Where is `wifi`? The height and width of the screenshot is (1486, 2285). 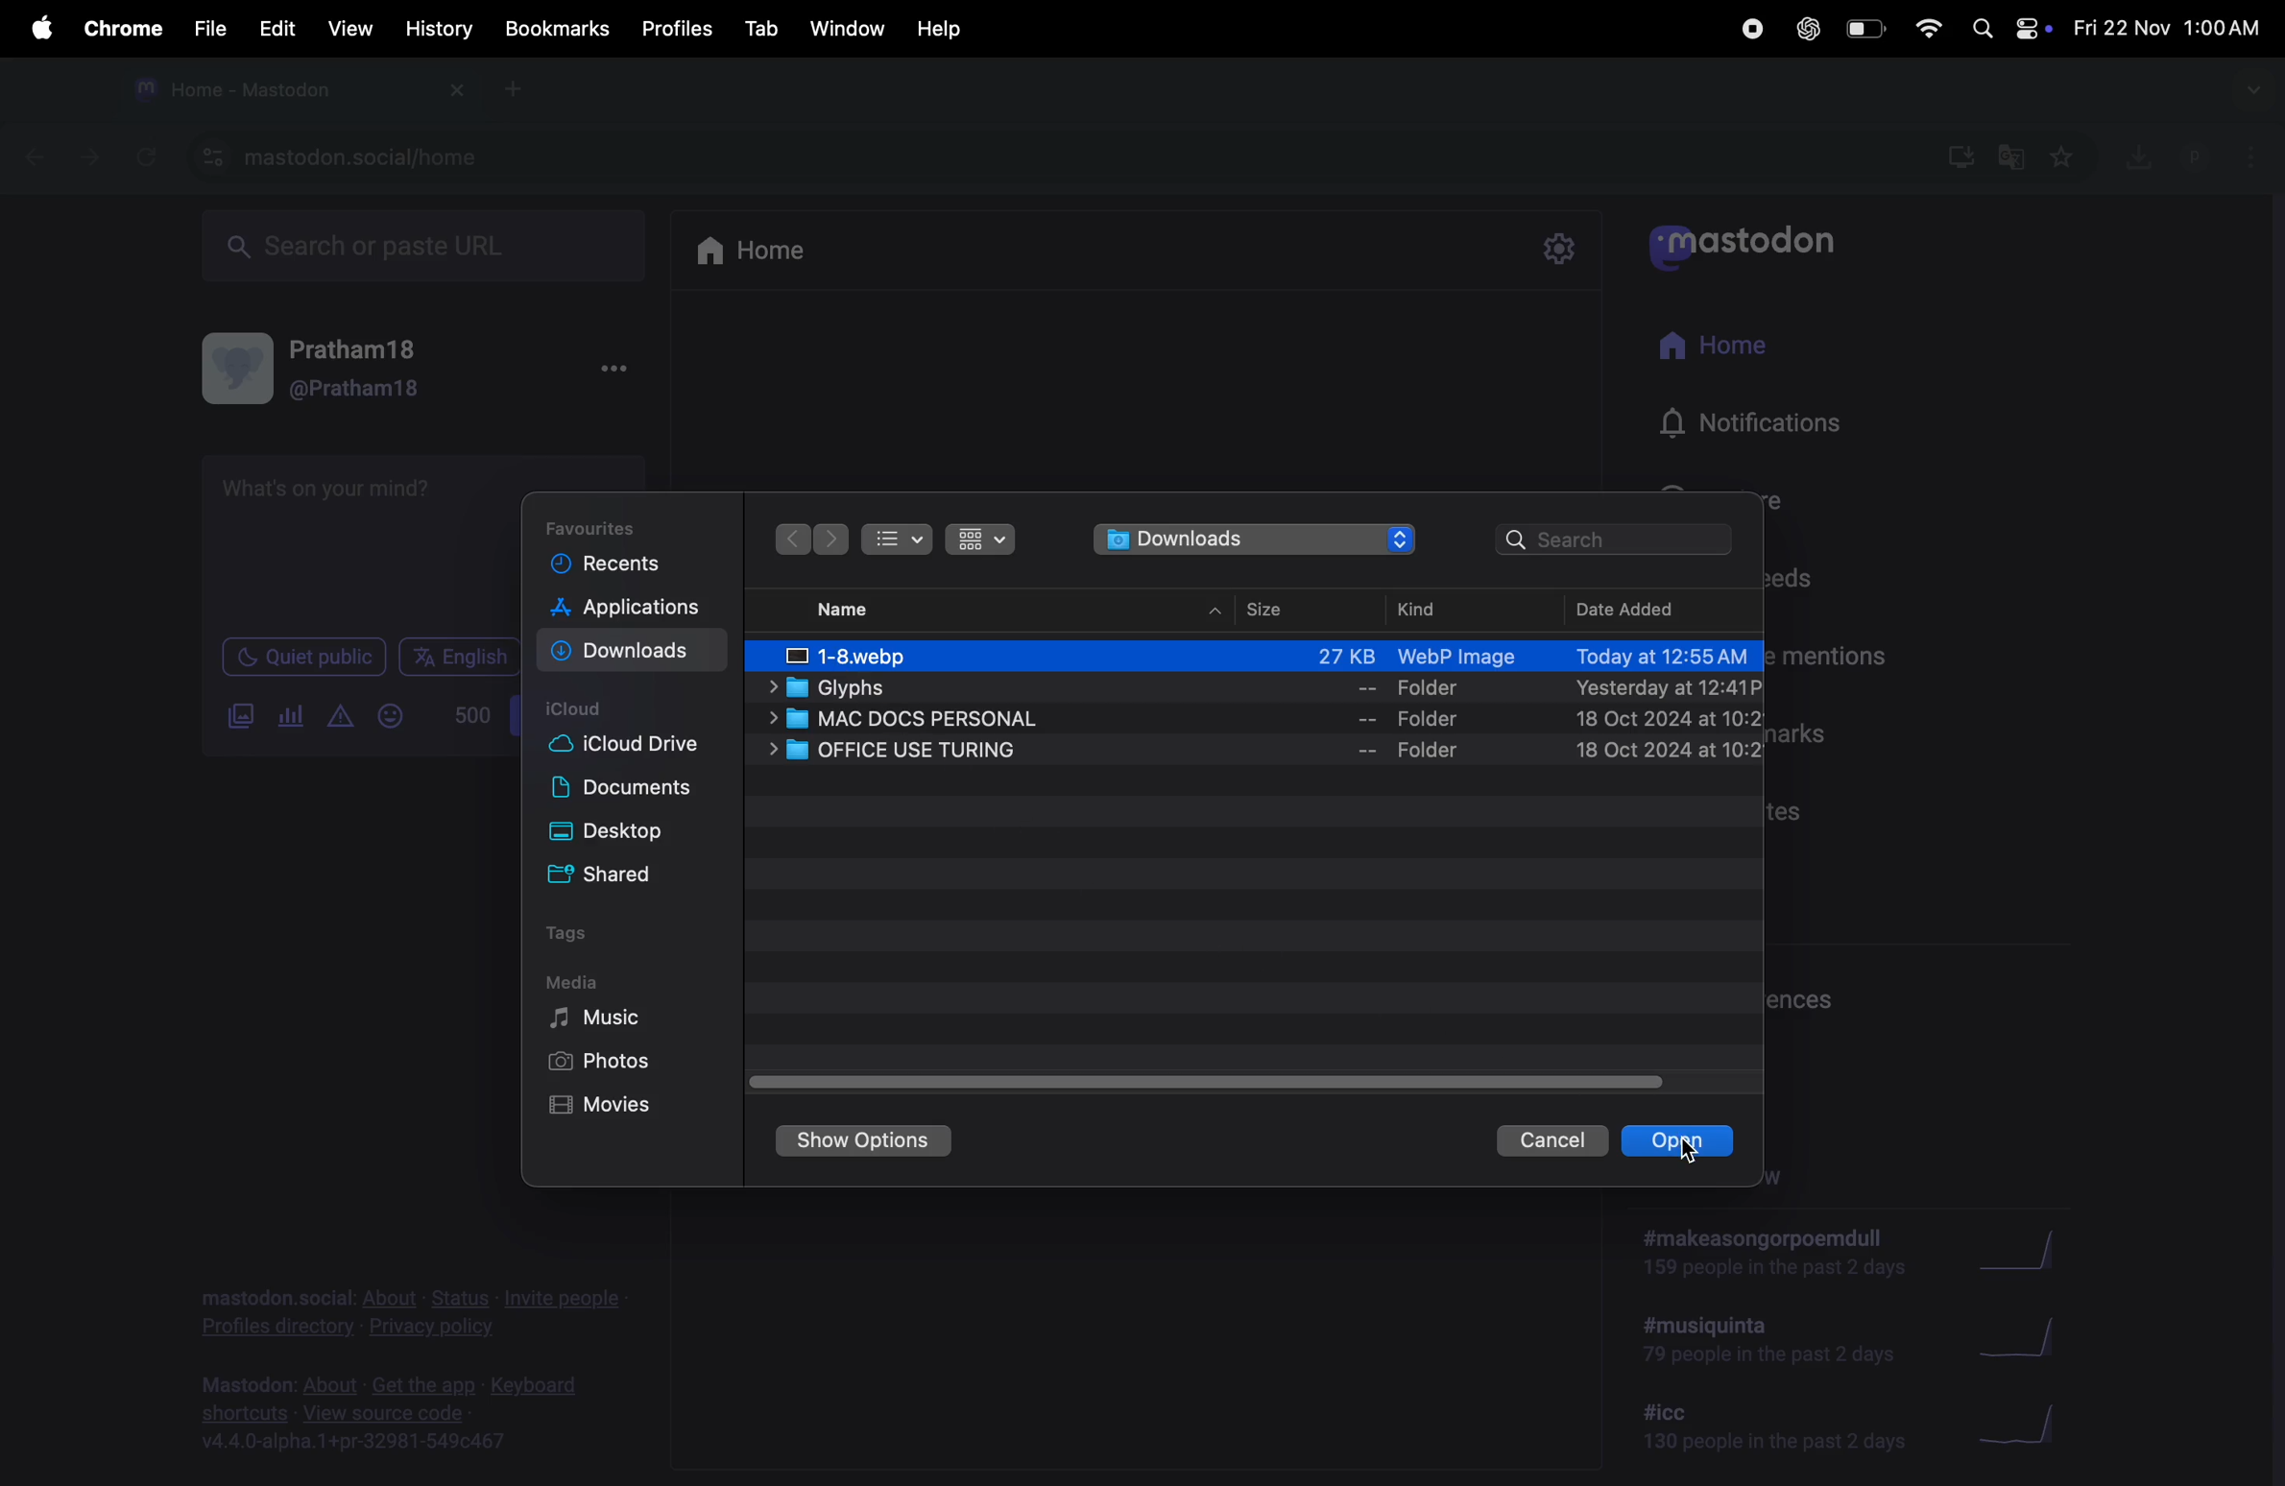 wifi is located at coordinates (1929, 24).